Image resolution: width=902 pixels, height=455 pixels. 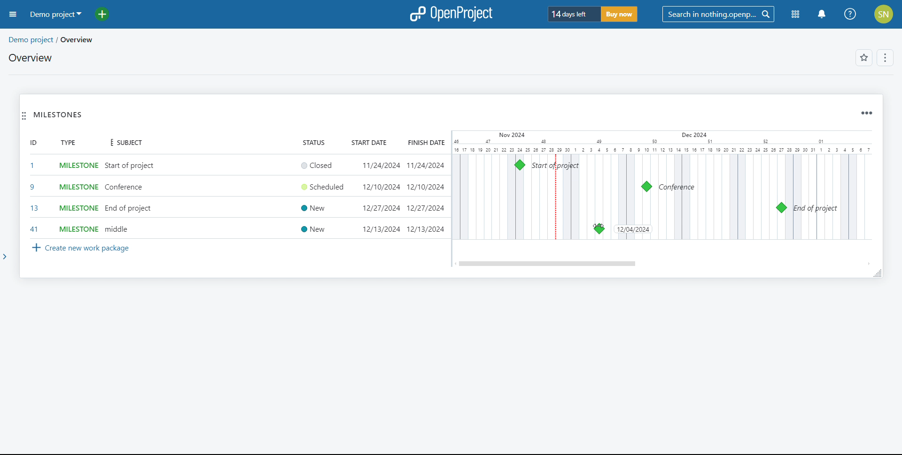 I want to click on milestone 13, so click(x=781, y=208).